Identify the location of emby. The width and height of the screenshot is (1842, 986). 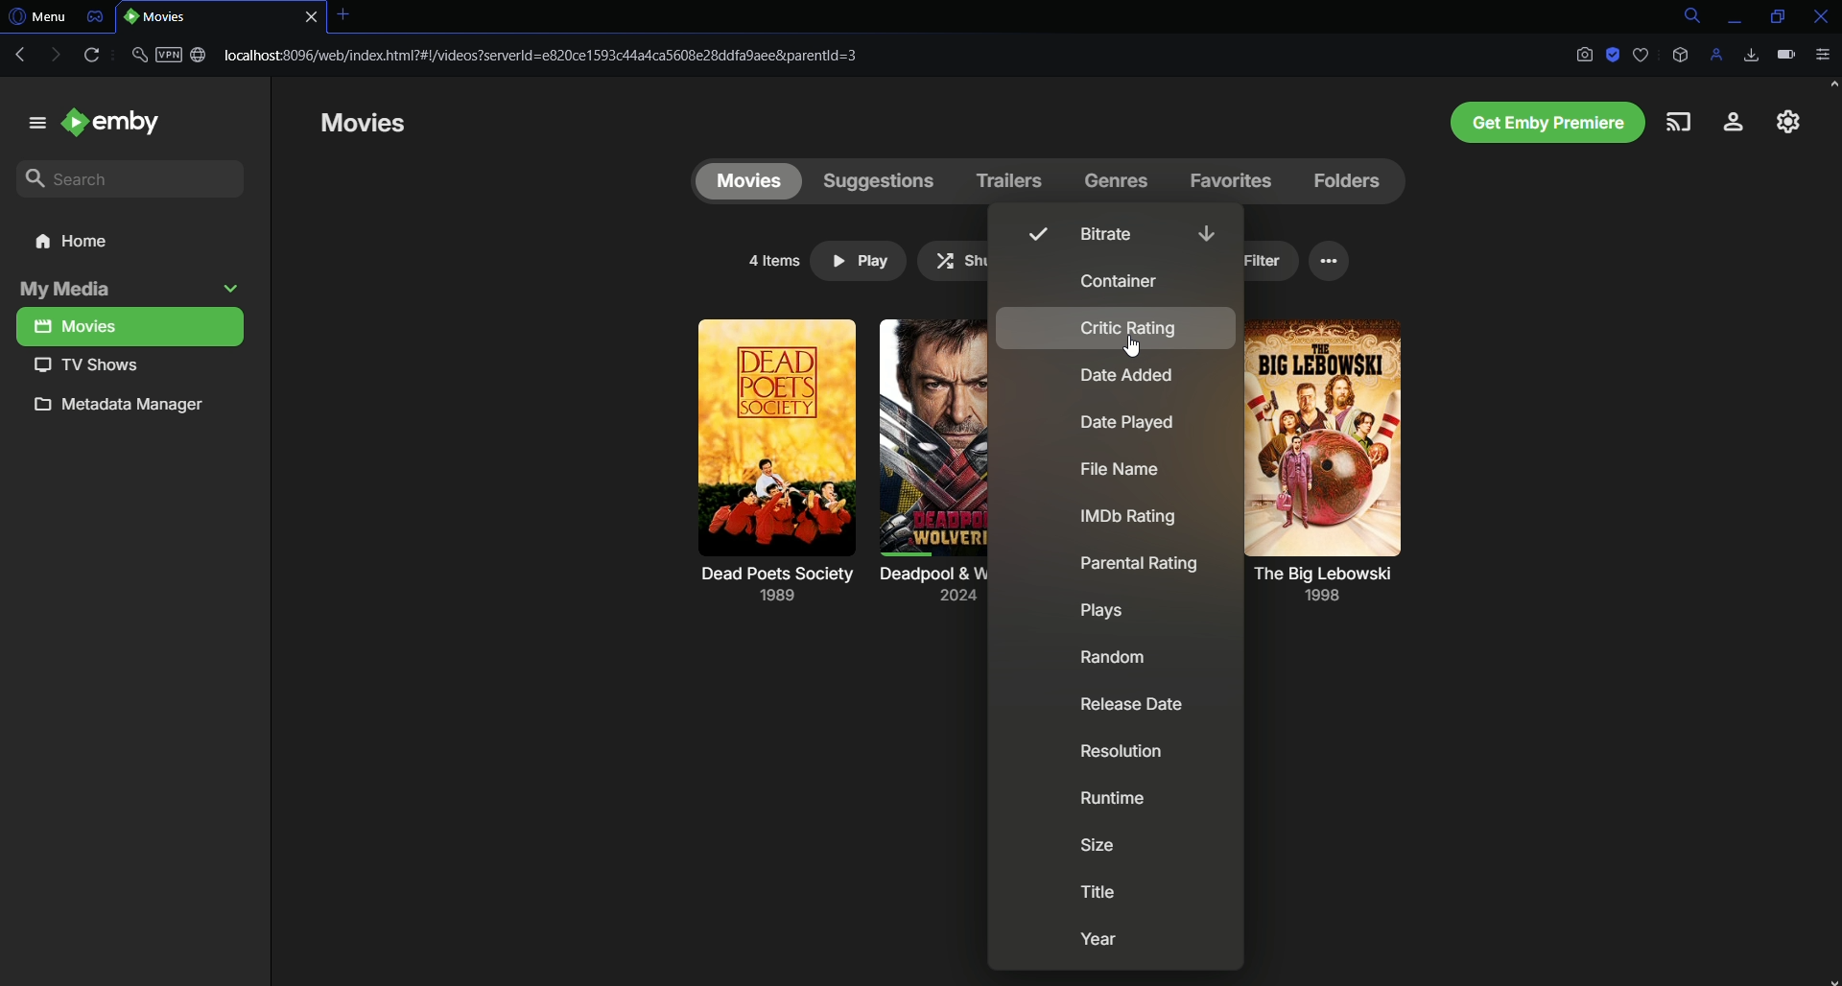
(122, 120).